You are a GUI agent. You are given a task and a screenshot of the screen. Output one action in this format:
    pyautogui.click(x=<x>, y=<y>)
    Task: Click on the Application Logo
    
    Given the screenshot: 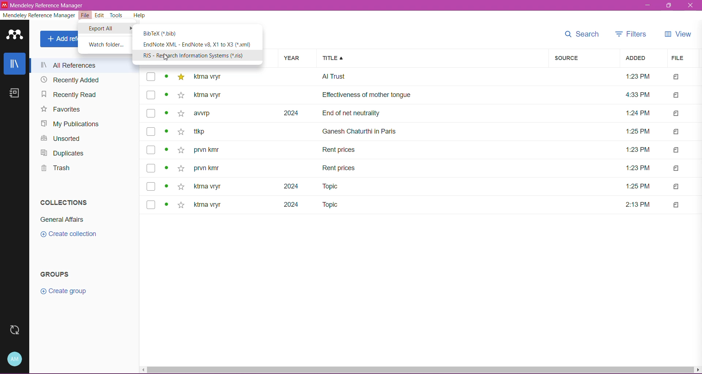 What is the action you would take?
    pyautogui.click(x=17, y=35)
    